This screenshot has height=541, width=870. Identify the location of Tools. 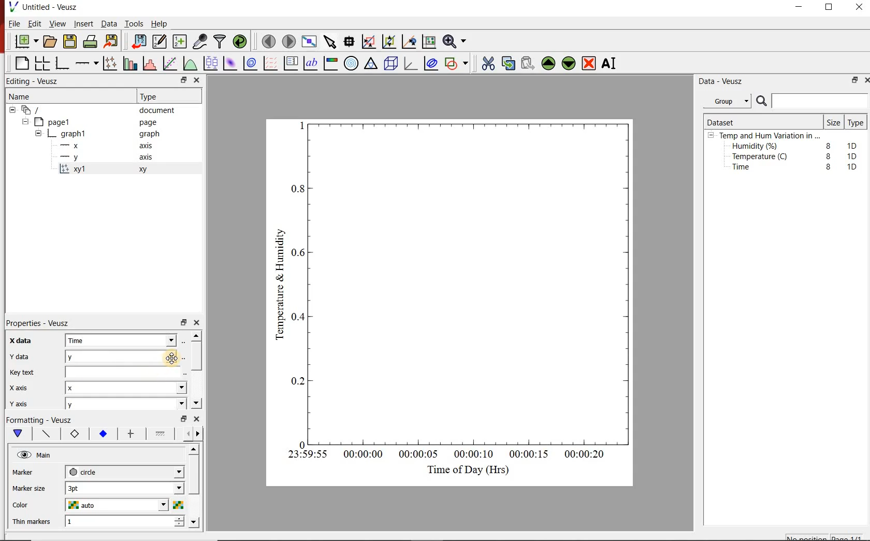
(133, 24).